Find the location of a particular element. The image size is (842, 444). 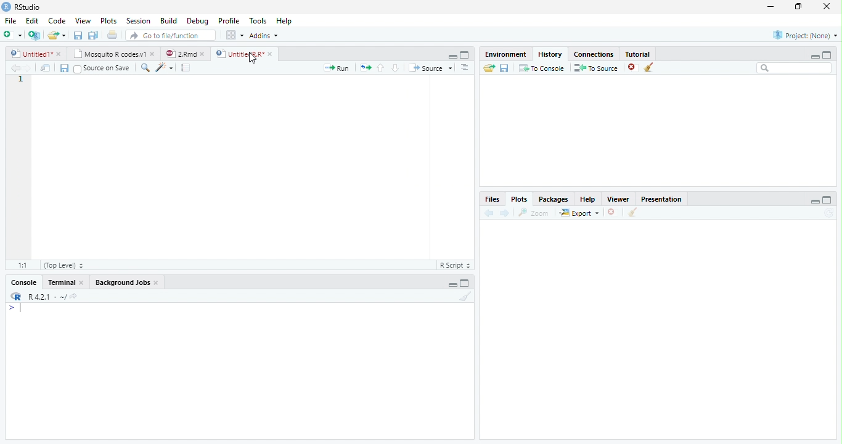

Build is located at coordinates (168, 20).